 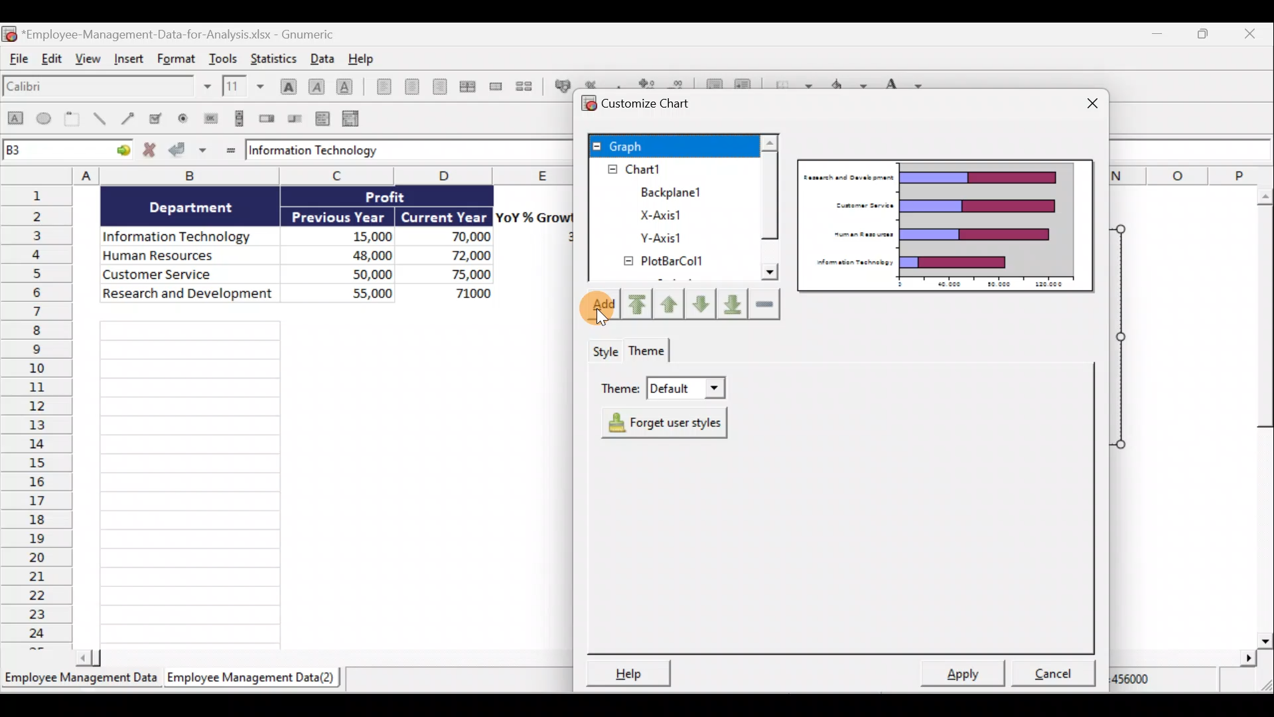 I want to click on Create a frame, so click(x=75, y=120).